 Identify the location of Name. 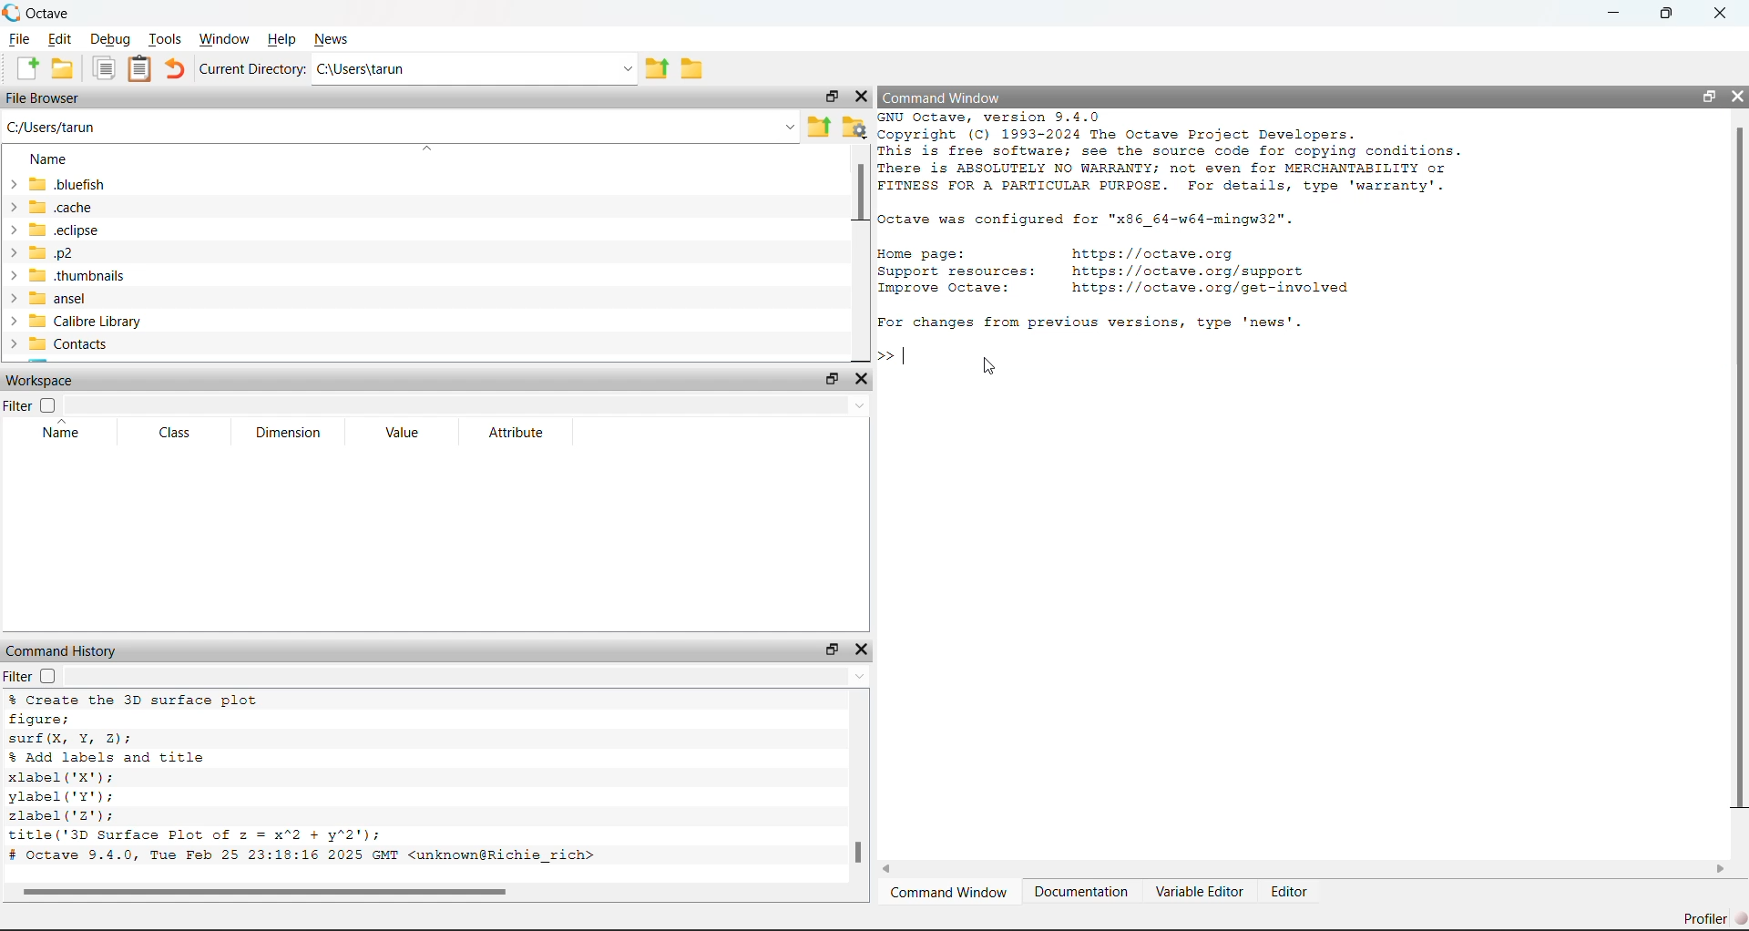
(61, 432).